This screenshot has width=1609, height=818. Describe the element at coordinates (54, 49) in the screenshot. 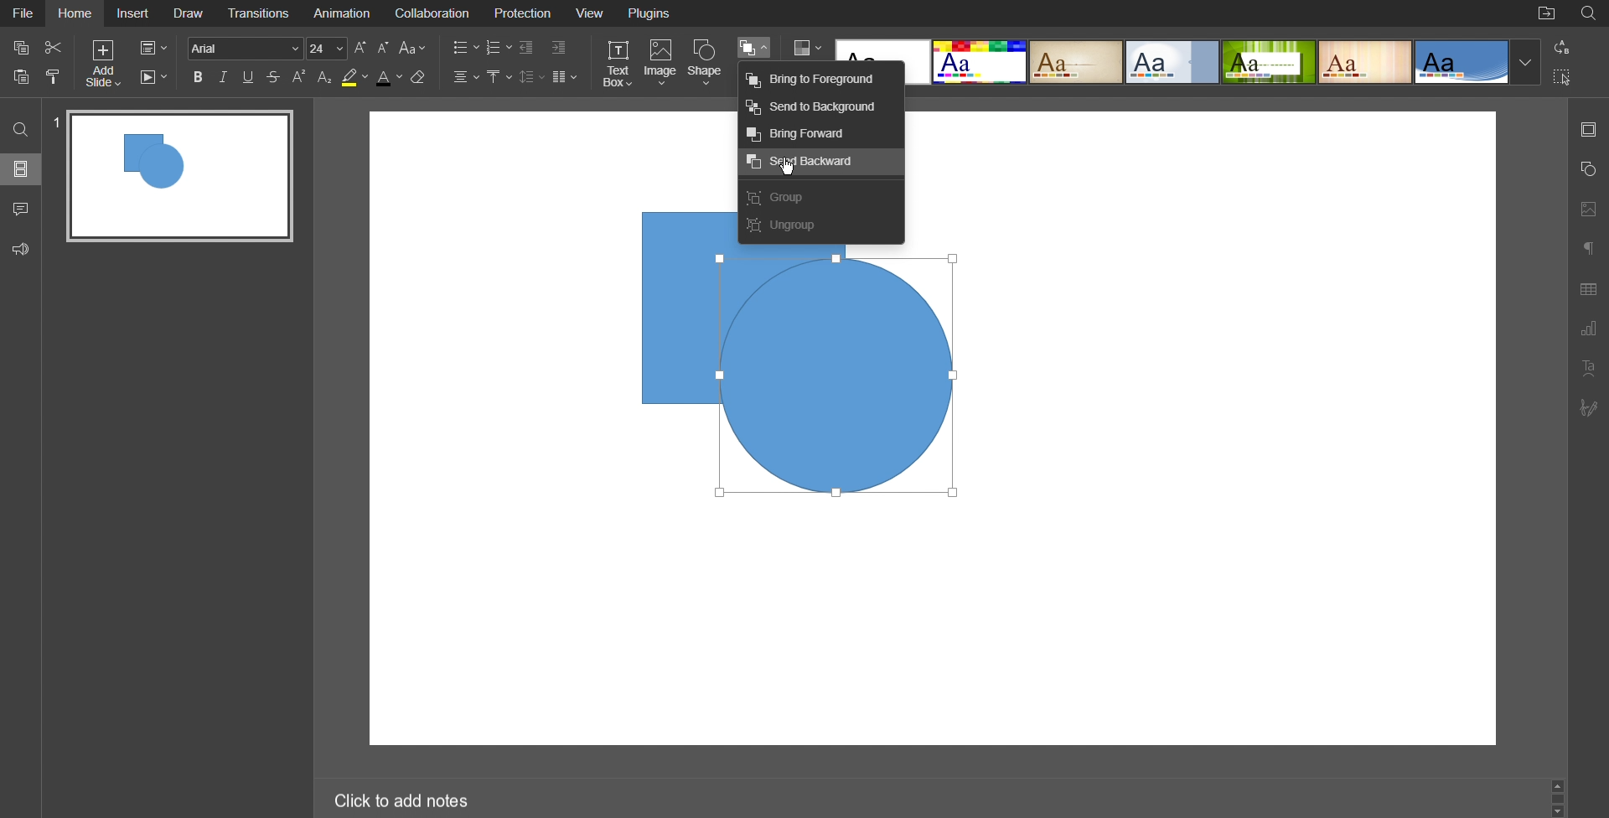

I see `Cut` at that location.